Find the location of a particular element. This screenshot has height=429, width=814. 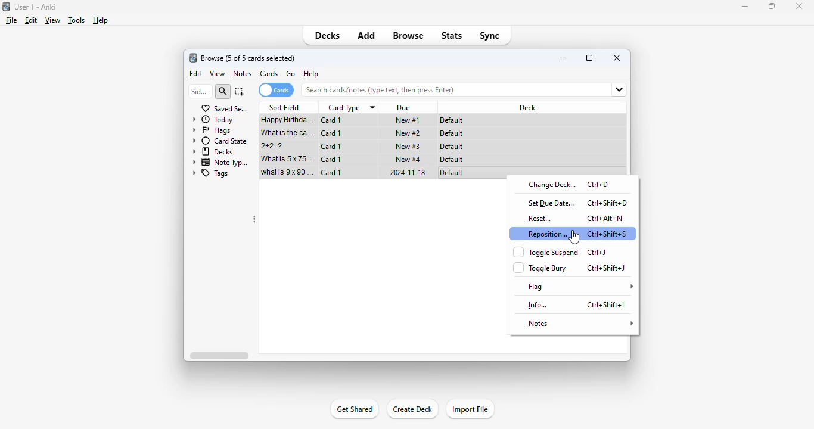

card state is located at coordinates (220, 141).